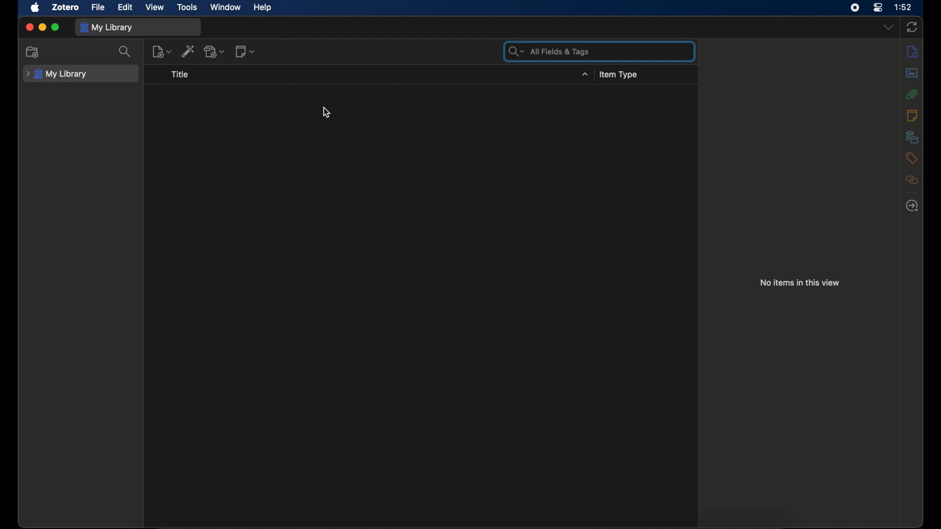 The height and width of the screenshot is (529, 941). What do you see at coordinates (162, 51) in the screenshot?
I see `new item` at bounding box center [162, 51].